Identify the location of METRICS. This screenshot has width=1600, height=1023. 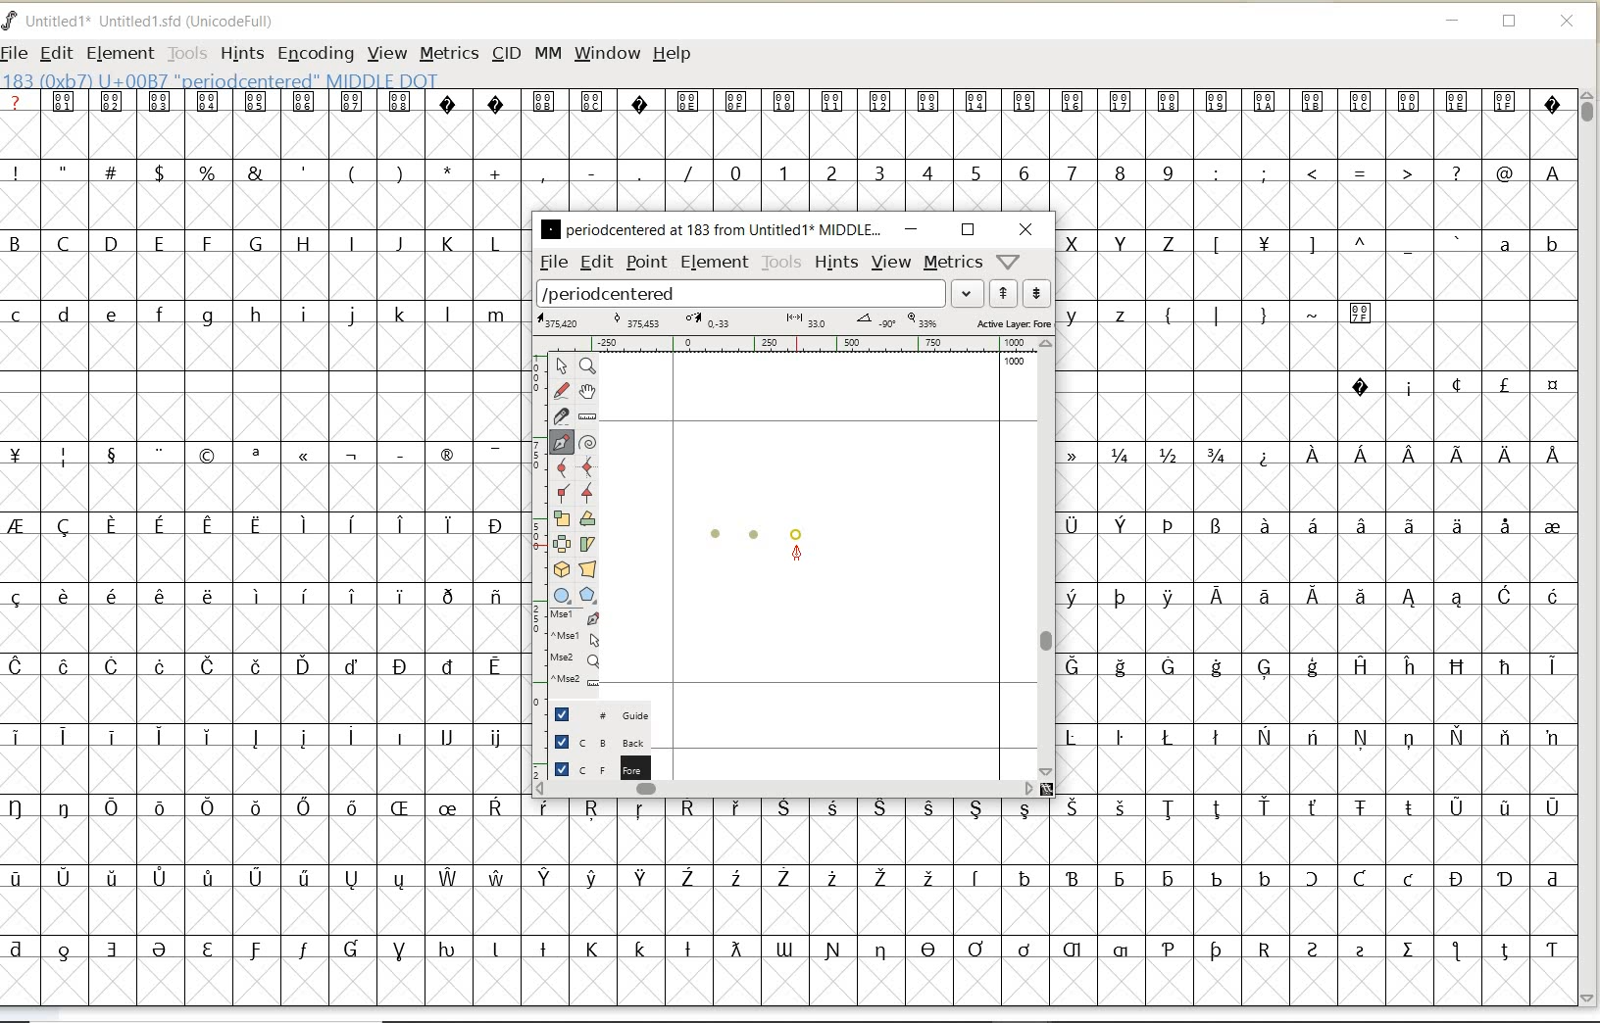
(448, 55).